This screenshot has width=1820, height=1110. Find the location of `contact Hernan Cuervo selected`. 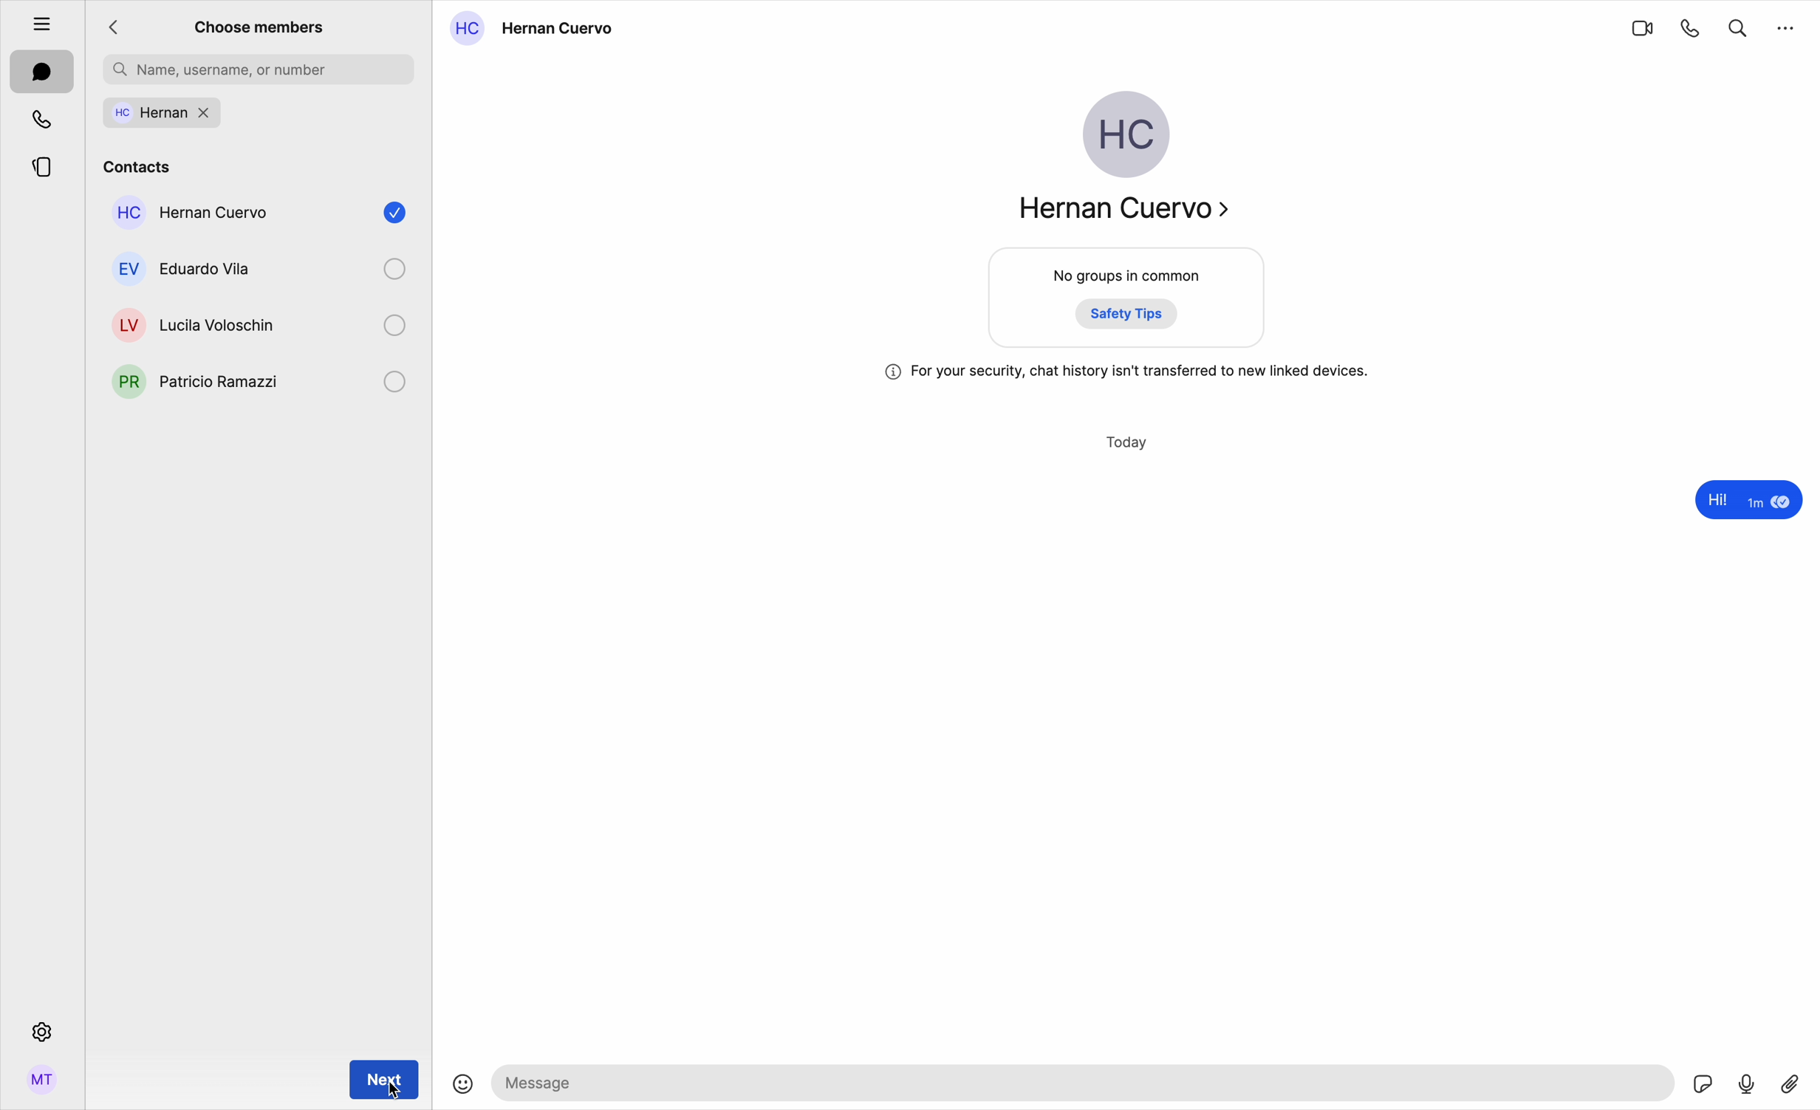

contact Hernan Cuervo selected is located at coordinates (255, 218).